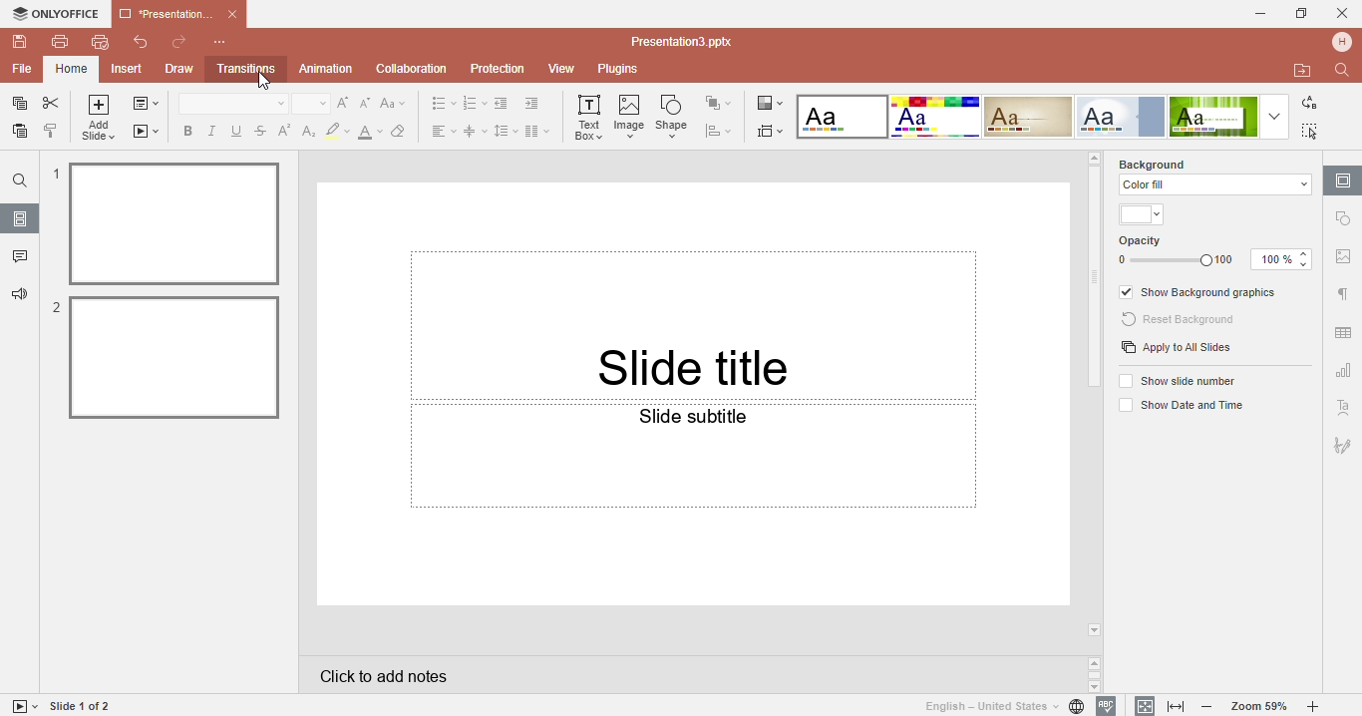 The width and height of the screenshot is (1362, 716). Describe the element at coordinates (19, 258) in the screenshot. I see `Comments` at that location.